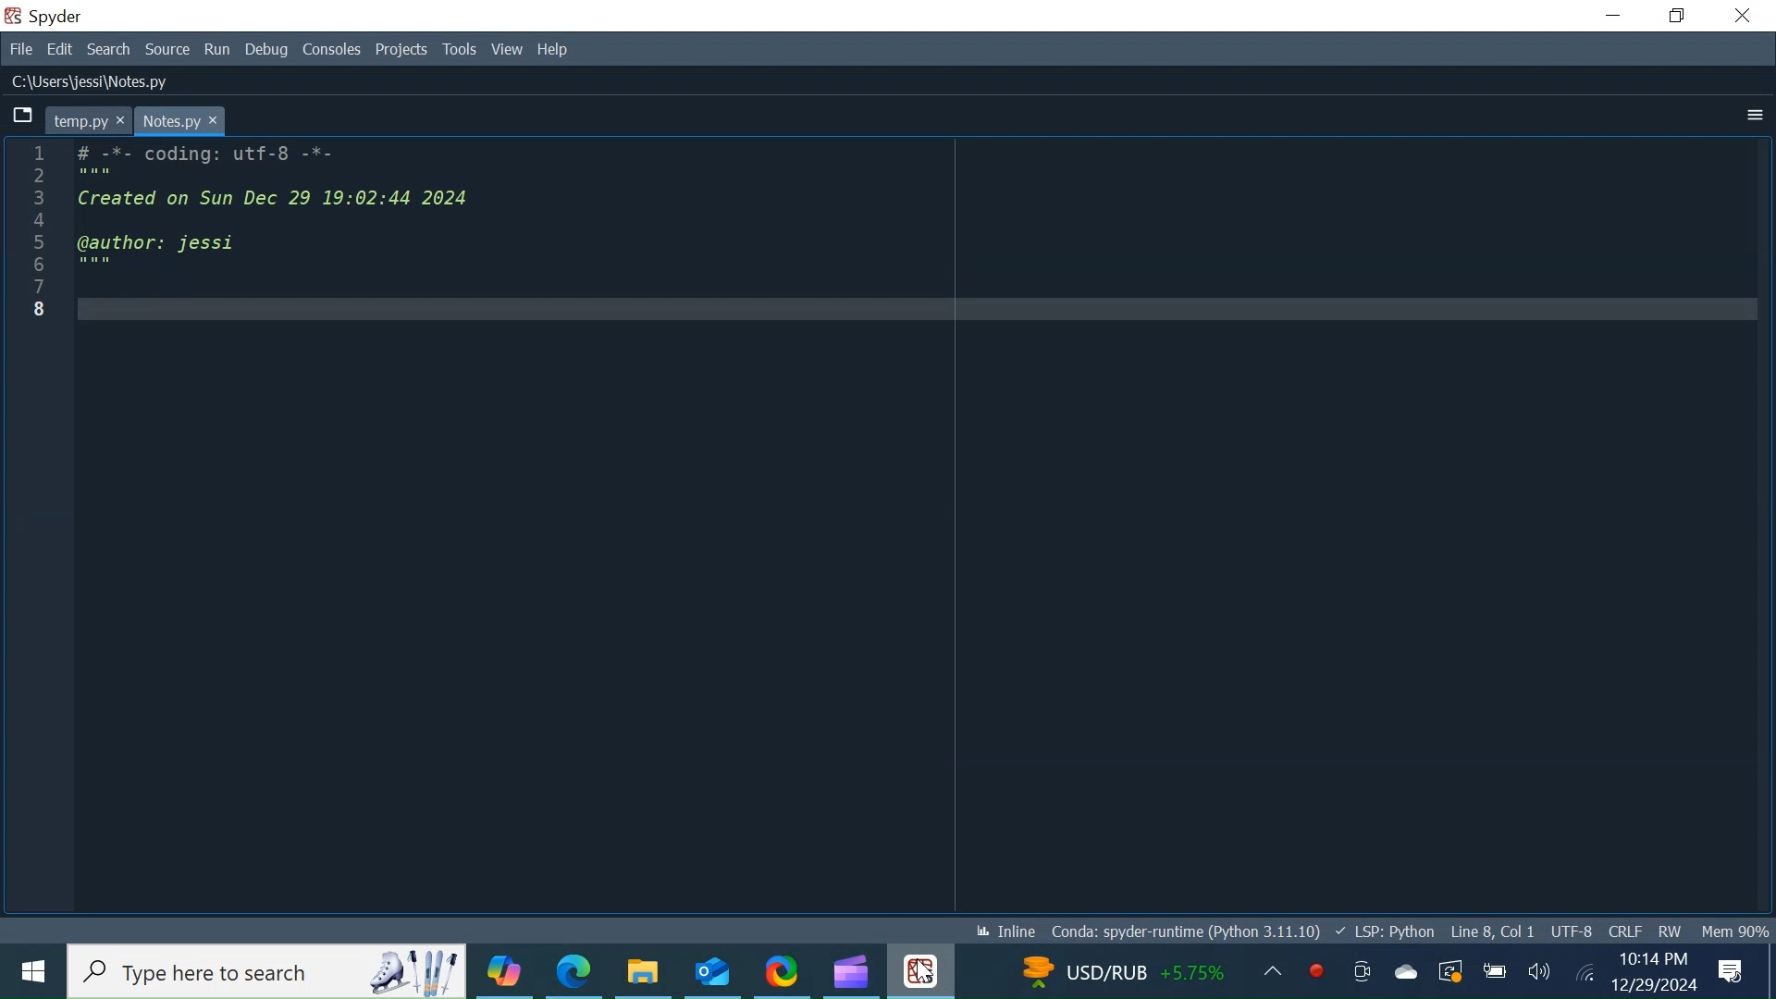 The height and width of the screenshot is (999, 1776). I want to click on Spyder, so click(44, 18).